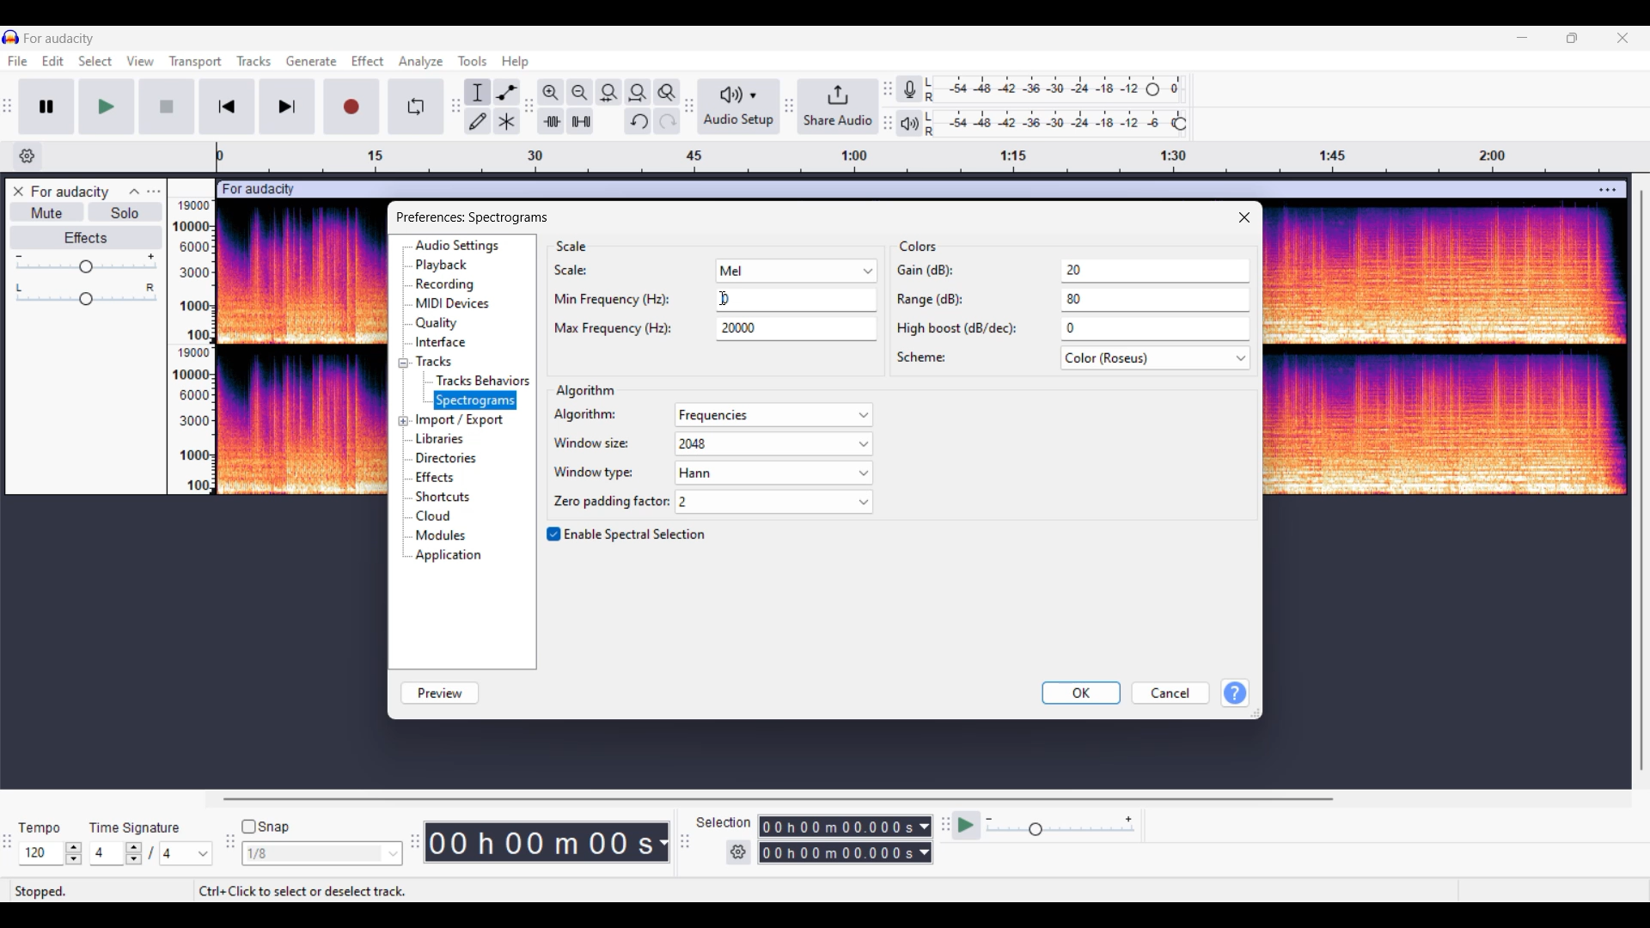 This screenshot has width=1650, height=928. I want to click on Section title, so click(584, 390).